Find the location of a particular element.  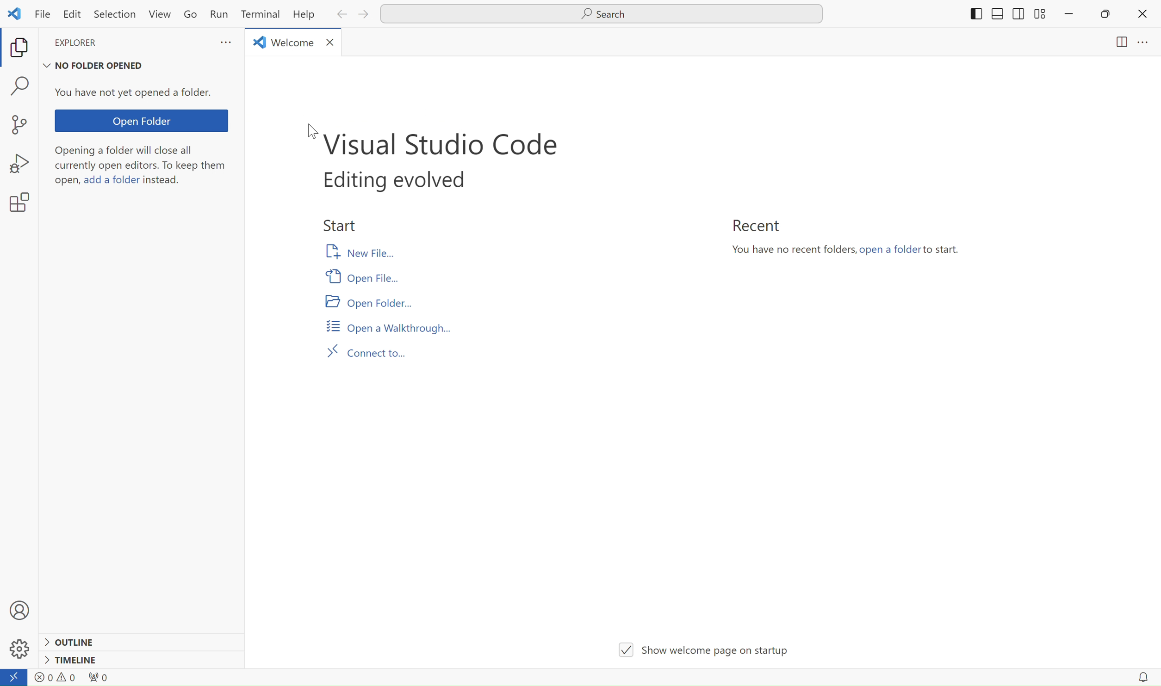

outline is located at coordinates (72, 640).